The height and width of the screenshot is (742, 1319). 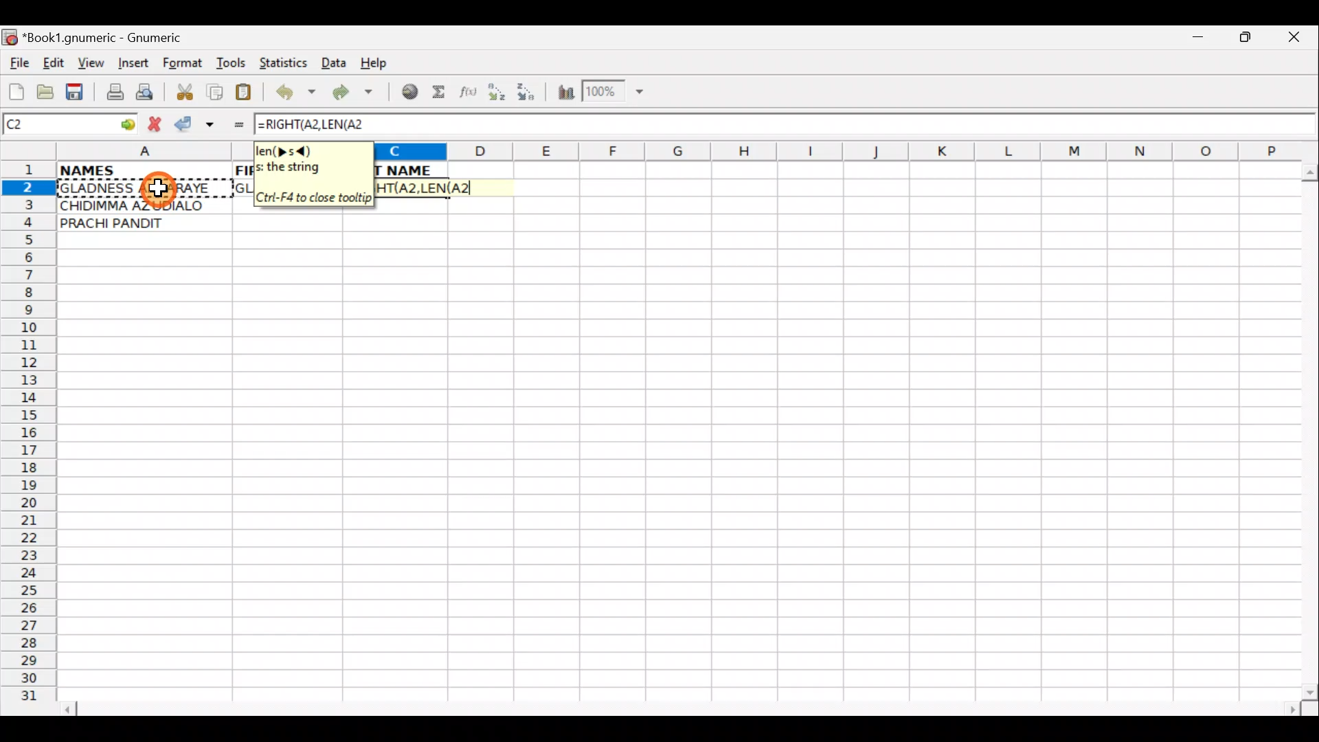 What do you see at coordinates (111, 93) in the screenshot?
I see `Print file` at bounding box center [111, 93].